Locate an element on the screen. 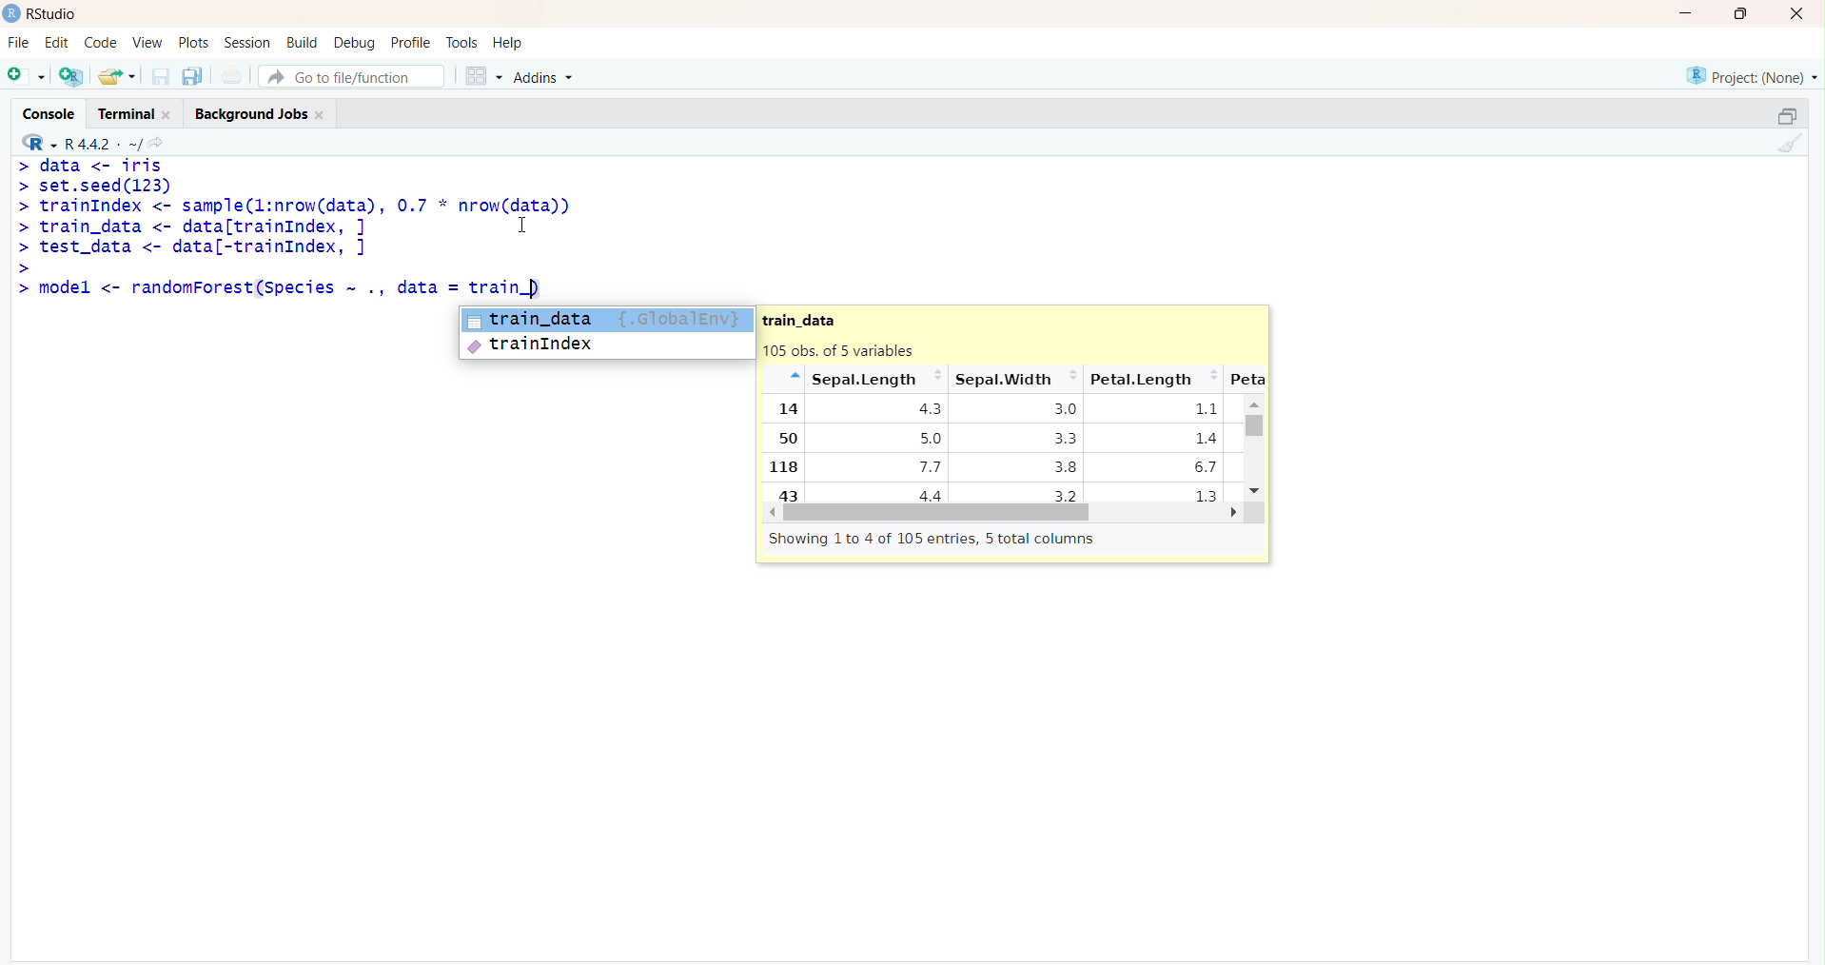 The width and height of the screenshot is (1825, 965). Clear console (Ctrl + L) is located at coordinates (1788, 145).